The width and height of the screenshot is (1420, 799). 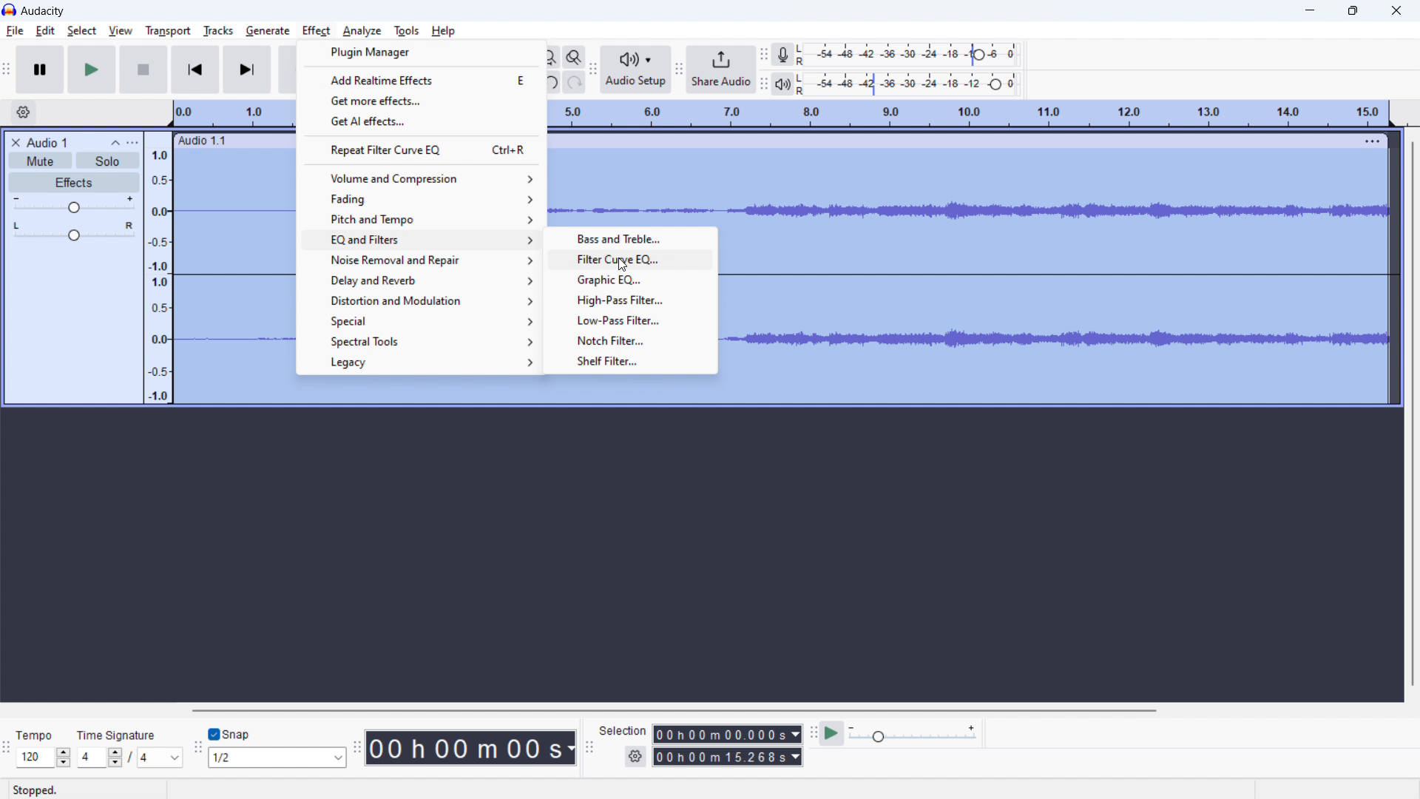 I want to click on pan: center, so click(x=74, y=231).